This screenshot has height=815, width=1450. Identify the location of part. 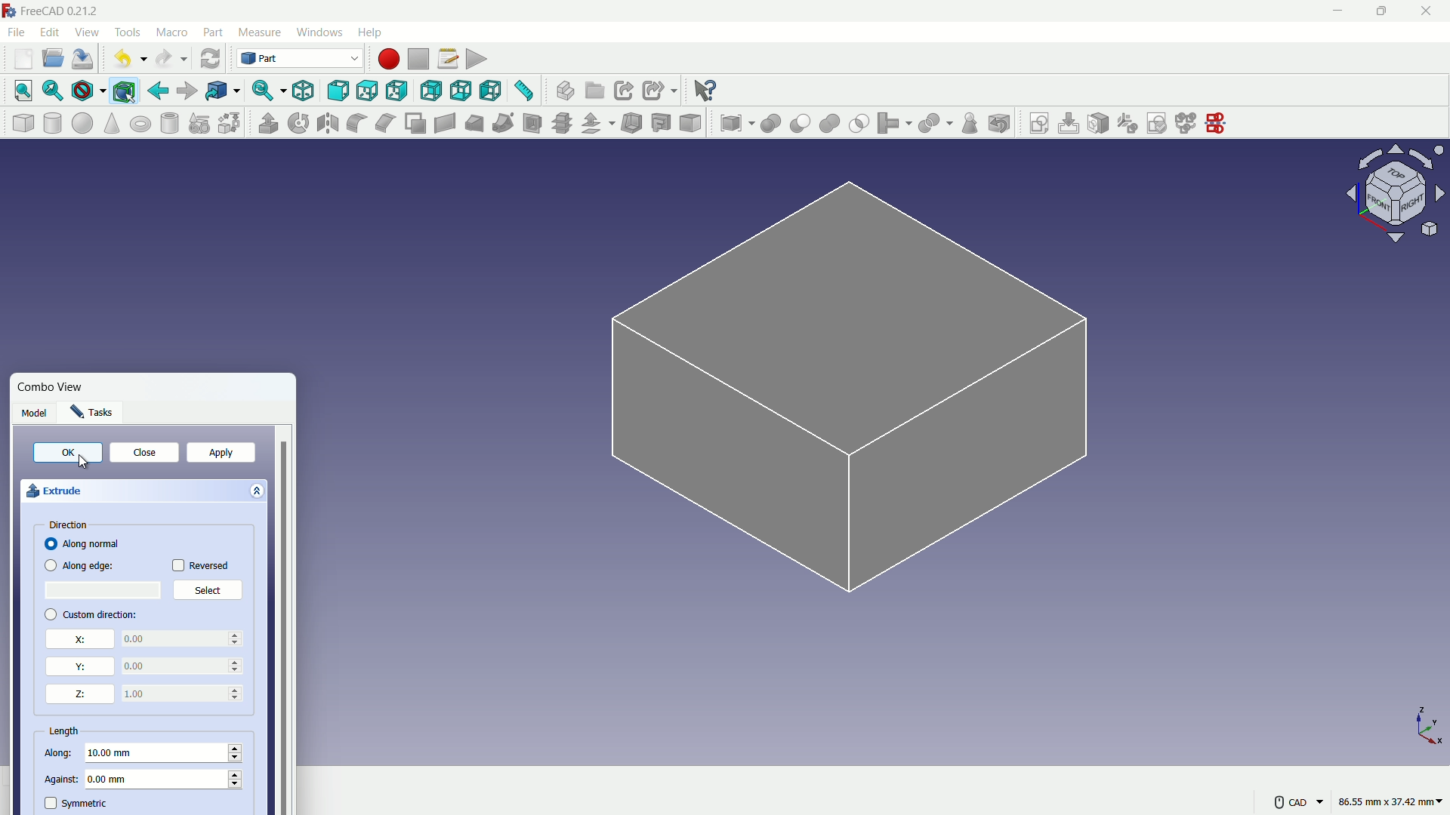
(213, 32).